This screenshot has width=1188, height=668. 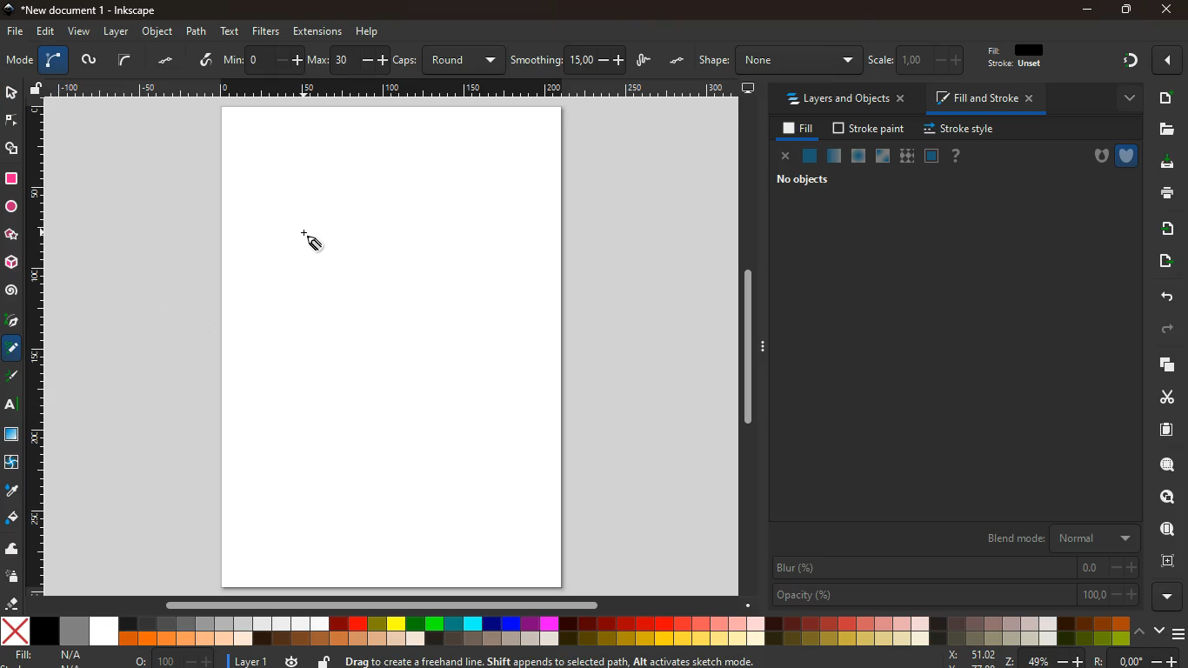 What do you see at coordinates (13, 348) in the screenshot?
I see `pencil took` at bounding box center [13, 348].